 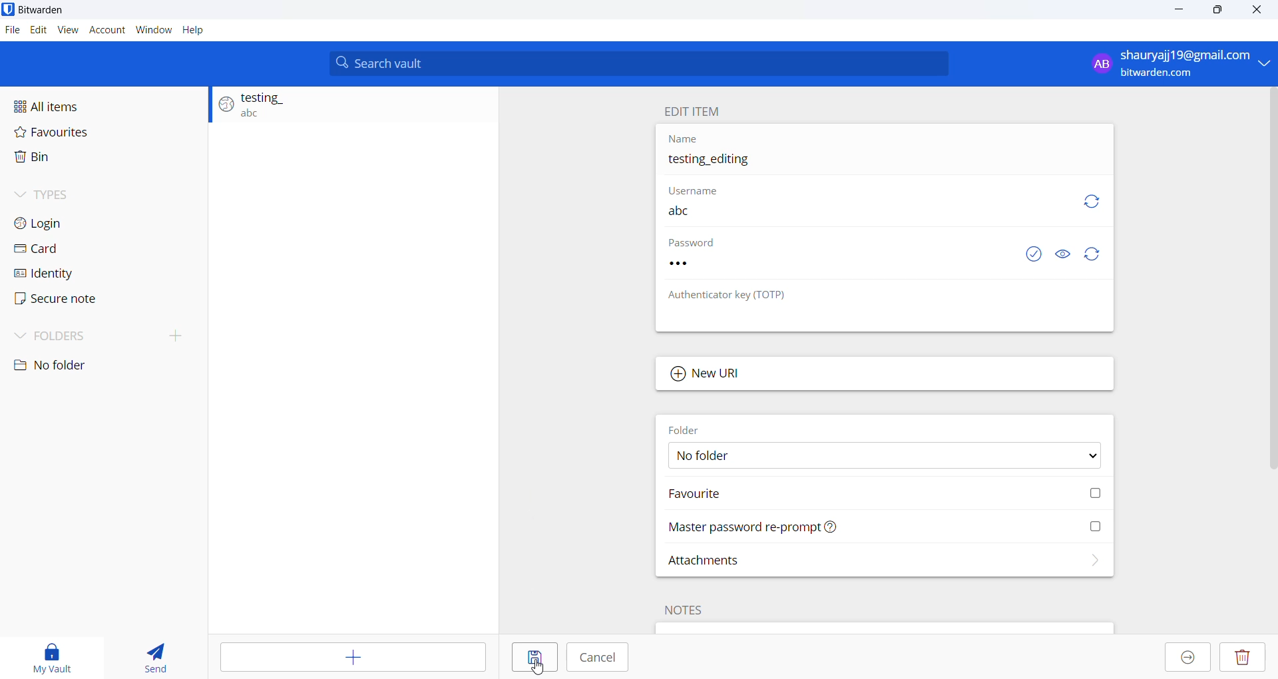 I want to click on application logo, so click(x=8, y=9).